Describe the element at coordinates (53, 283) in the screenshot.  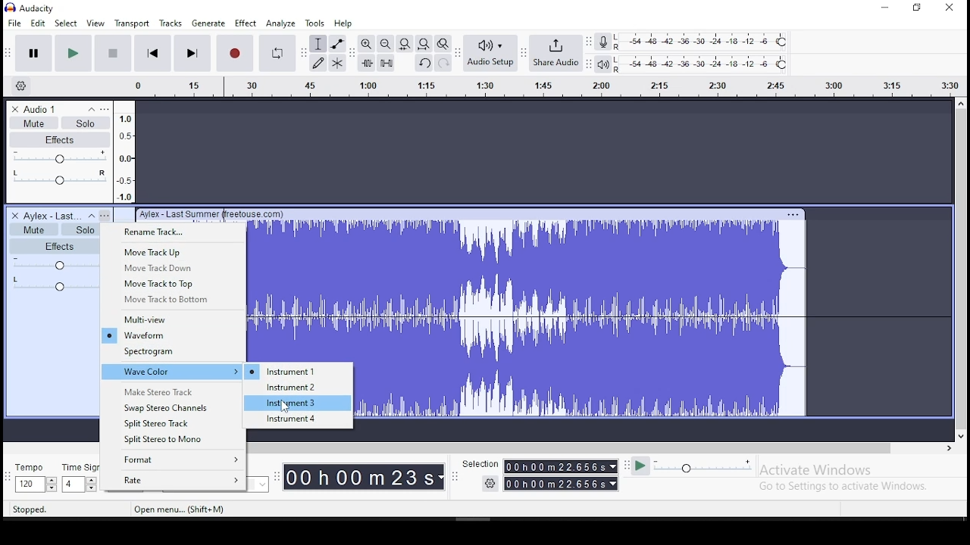
I see `pan` at that location.